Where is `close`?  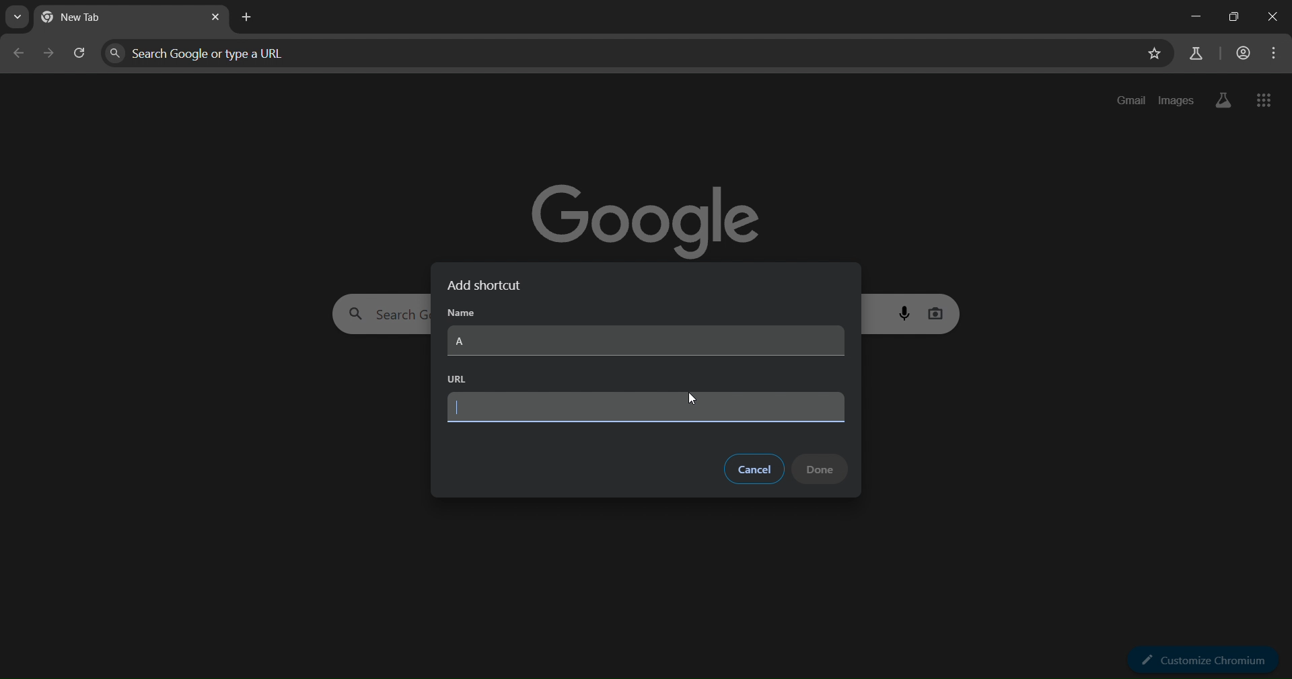
close is located at coordinates (1271, 17).